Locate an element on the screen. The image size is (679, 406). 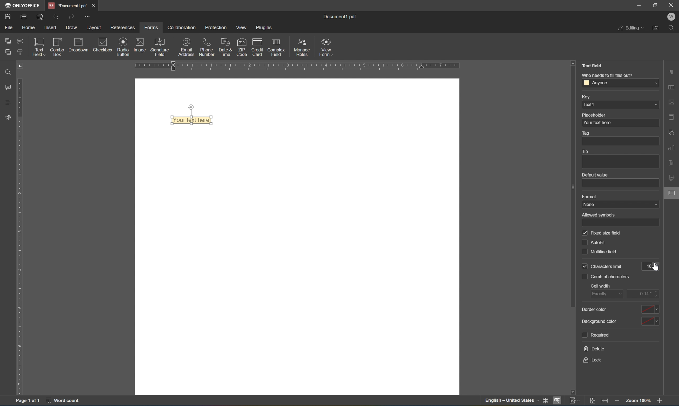
document1.pdf is located at coordinates (66, 5).